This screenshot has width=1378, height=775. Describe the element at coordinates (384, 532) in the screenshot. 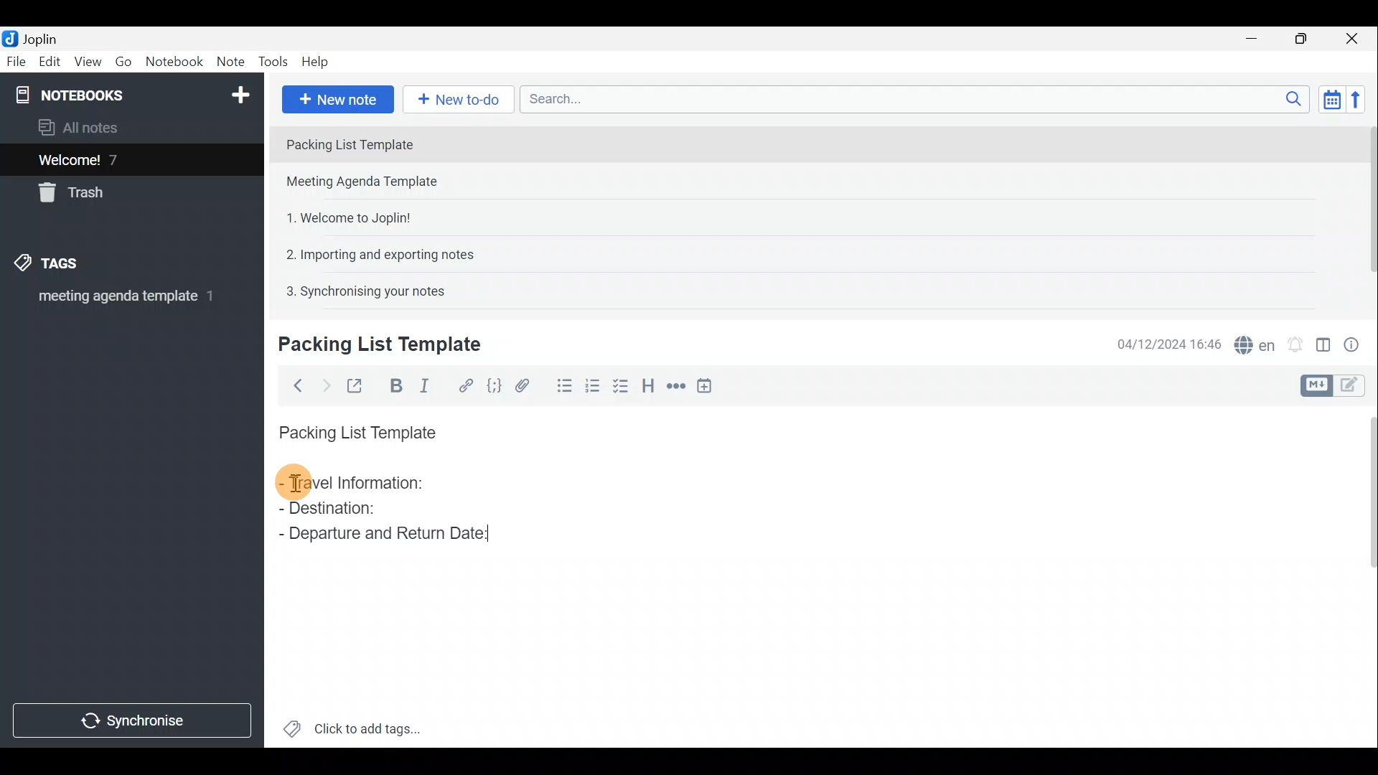

I see `Departure and Return Date:` at that location.